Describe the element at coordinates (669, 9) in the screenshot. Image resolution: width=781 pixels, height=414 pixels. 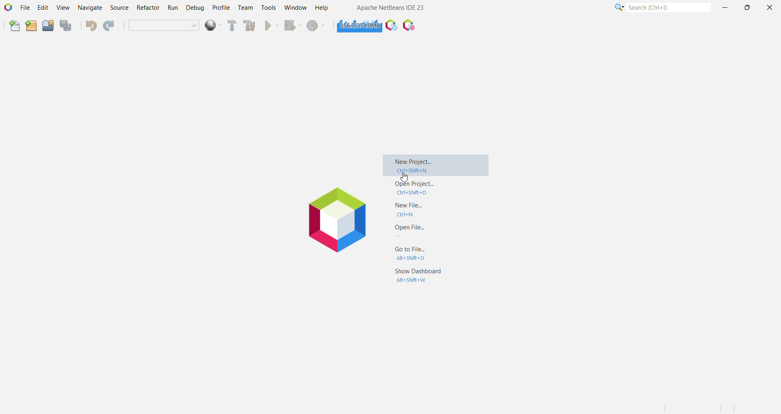
I see `Search` at that location.